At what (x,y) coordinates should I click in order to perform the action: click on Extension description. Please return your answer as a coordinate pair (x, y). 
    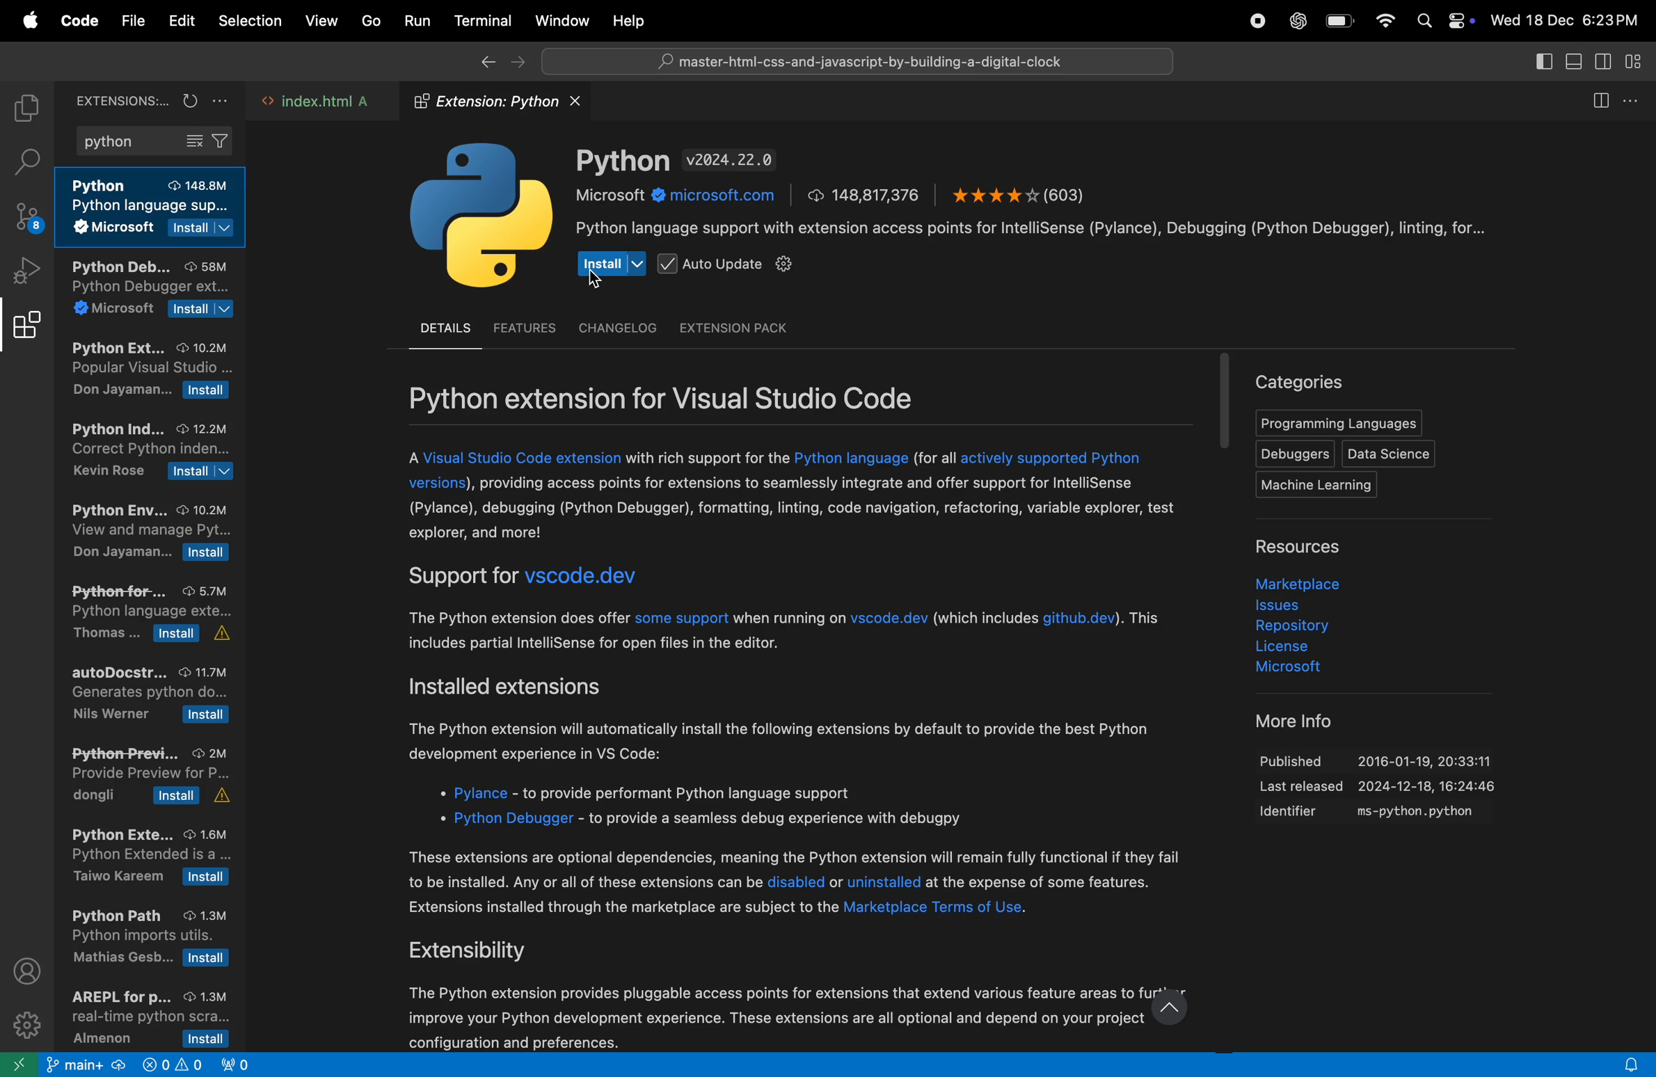
    Looking at the image, I should click on (802, 747).